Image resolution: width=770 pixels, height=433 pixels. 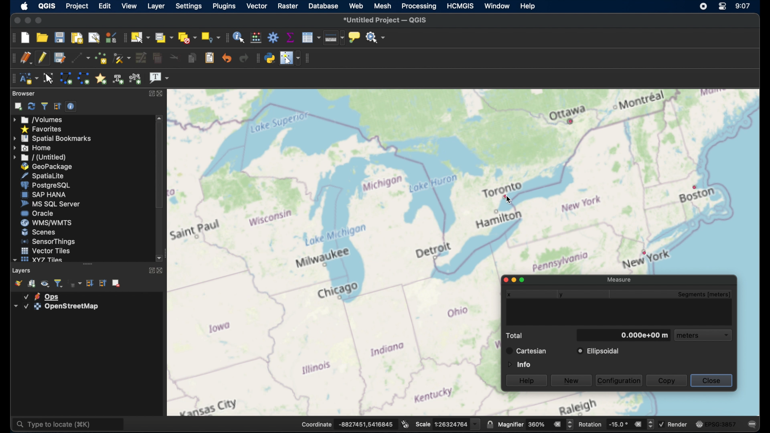 I want to click on filter browser, so click(x=44, y=106).